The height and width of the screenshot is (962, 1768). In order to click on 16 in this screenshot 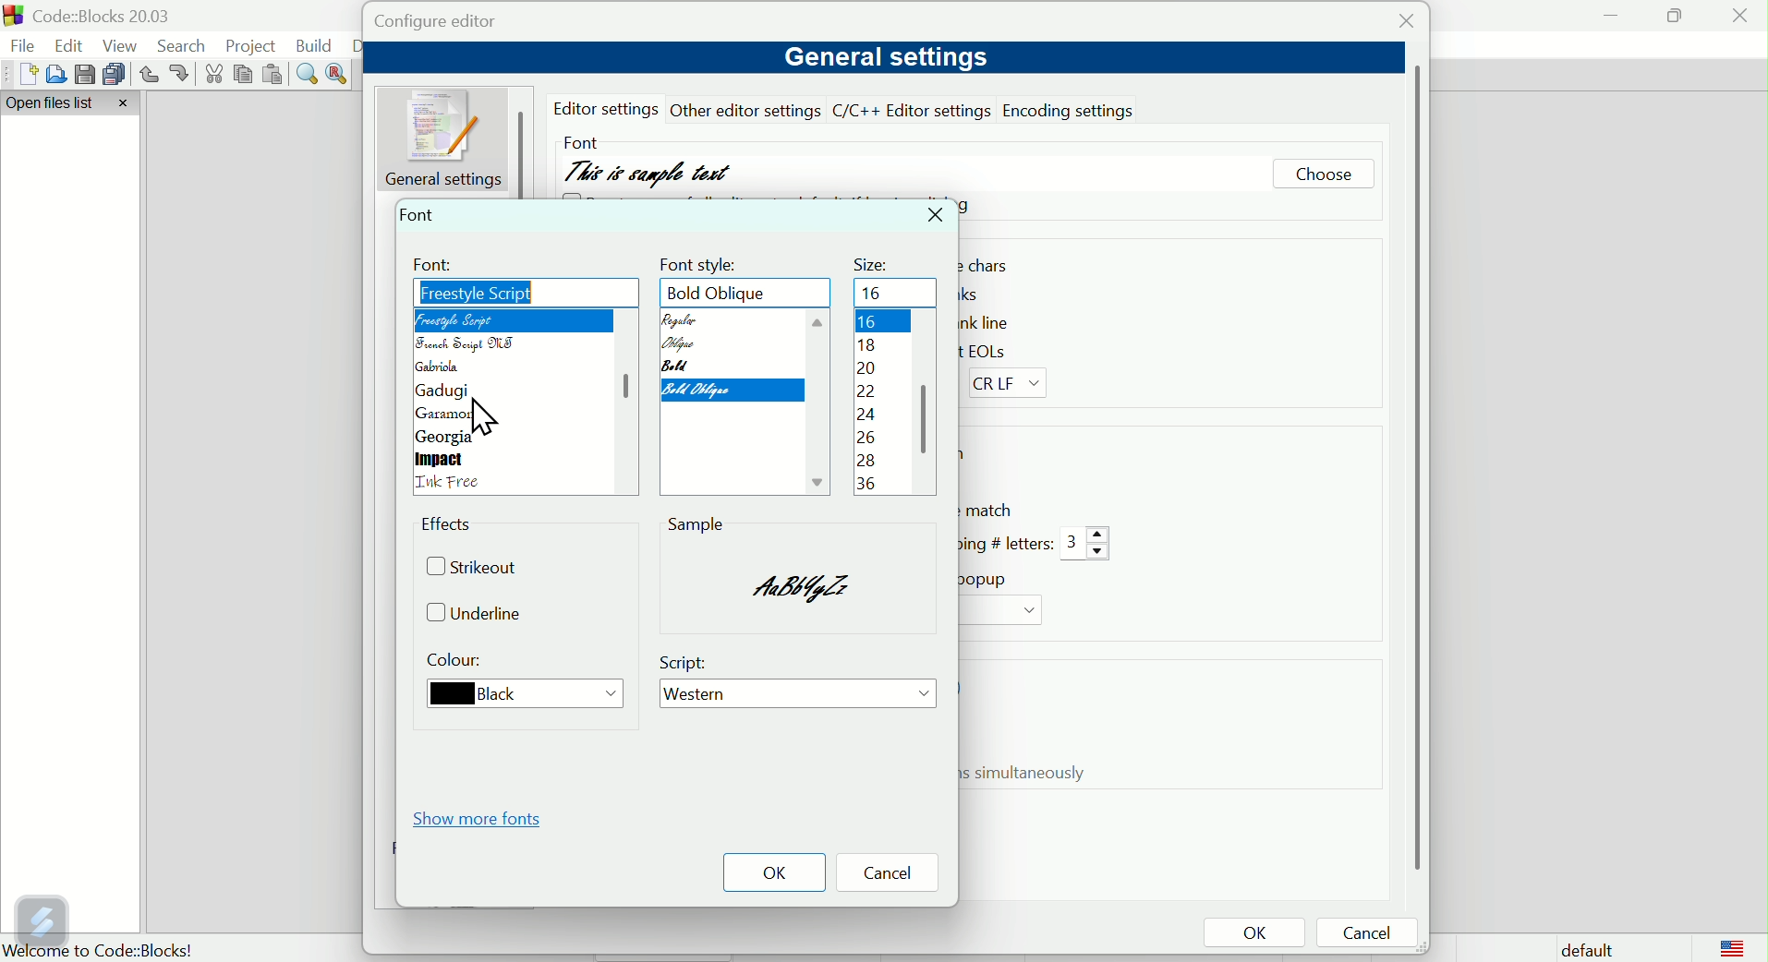, I will do `click(878, 292)`.